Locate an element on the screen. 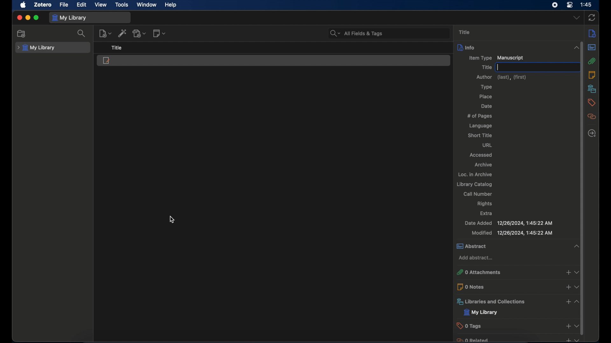  info is located at coordinates (519, 47).